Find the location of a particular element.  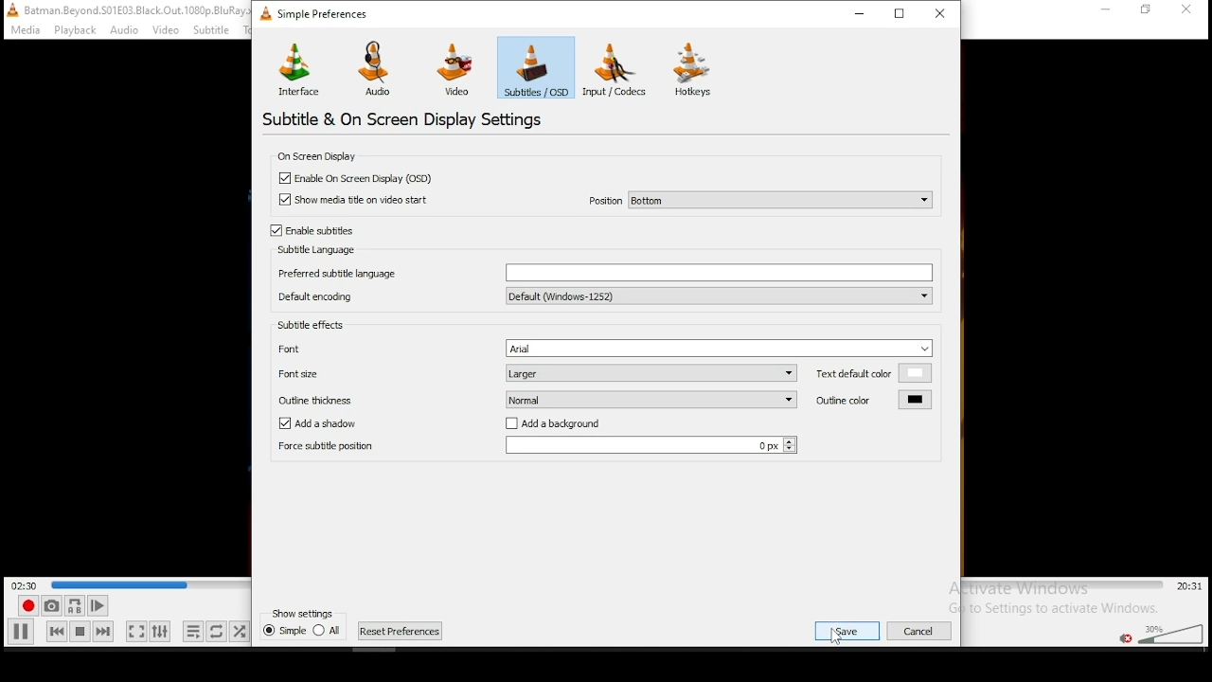

close window is located at coordinates (1188, 11).